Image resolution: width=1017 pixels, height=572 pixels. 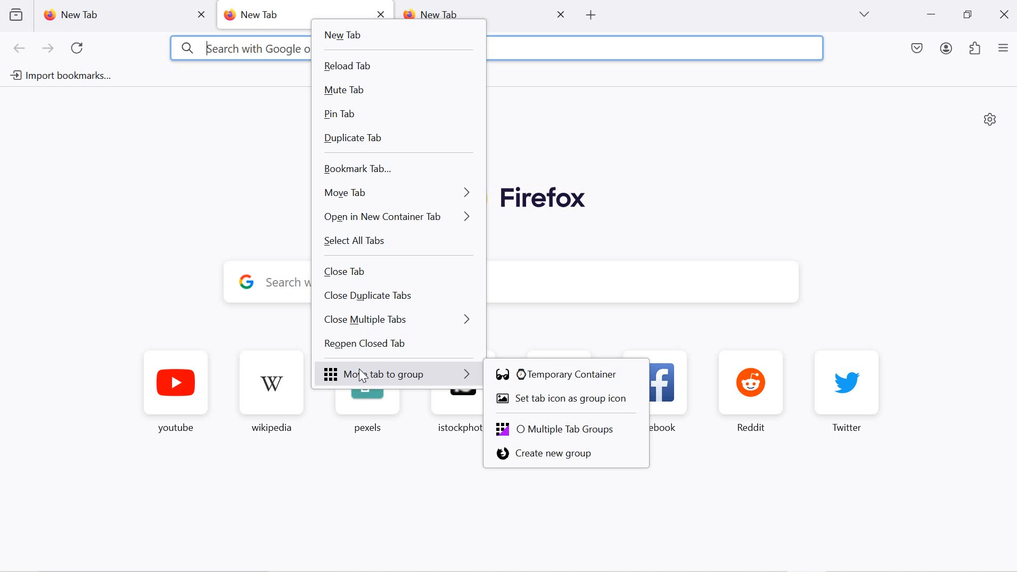 I want to click on reload tab, so click(x=400, y=67).